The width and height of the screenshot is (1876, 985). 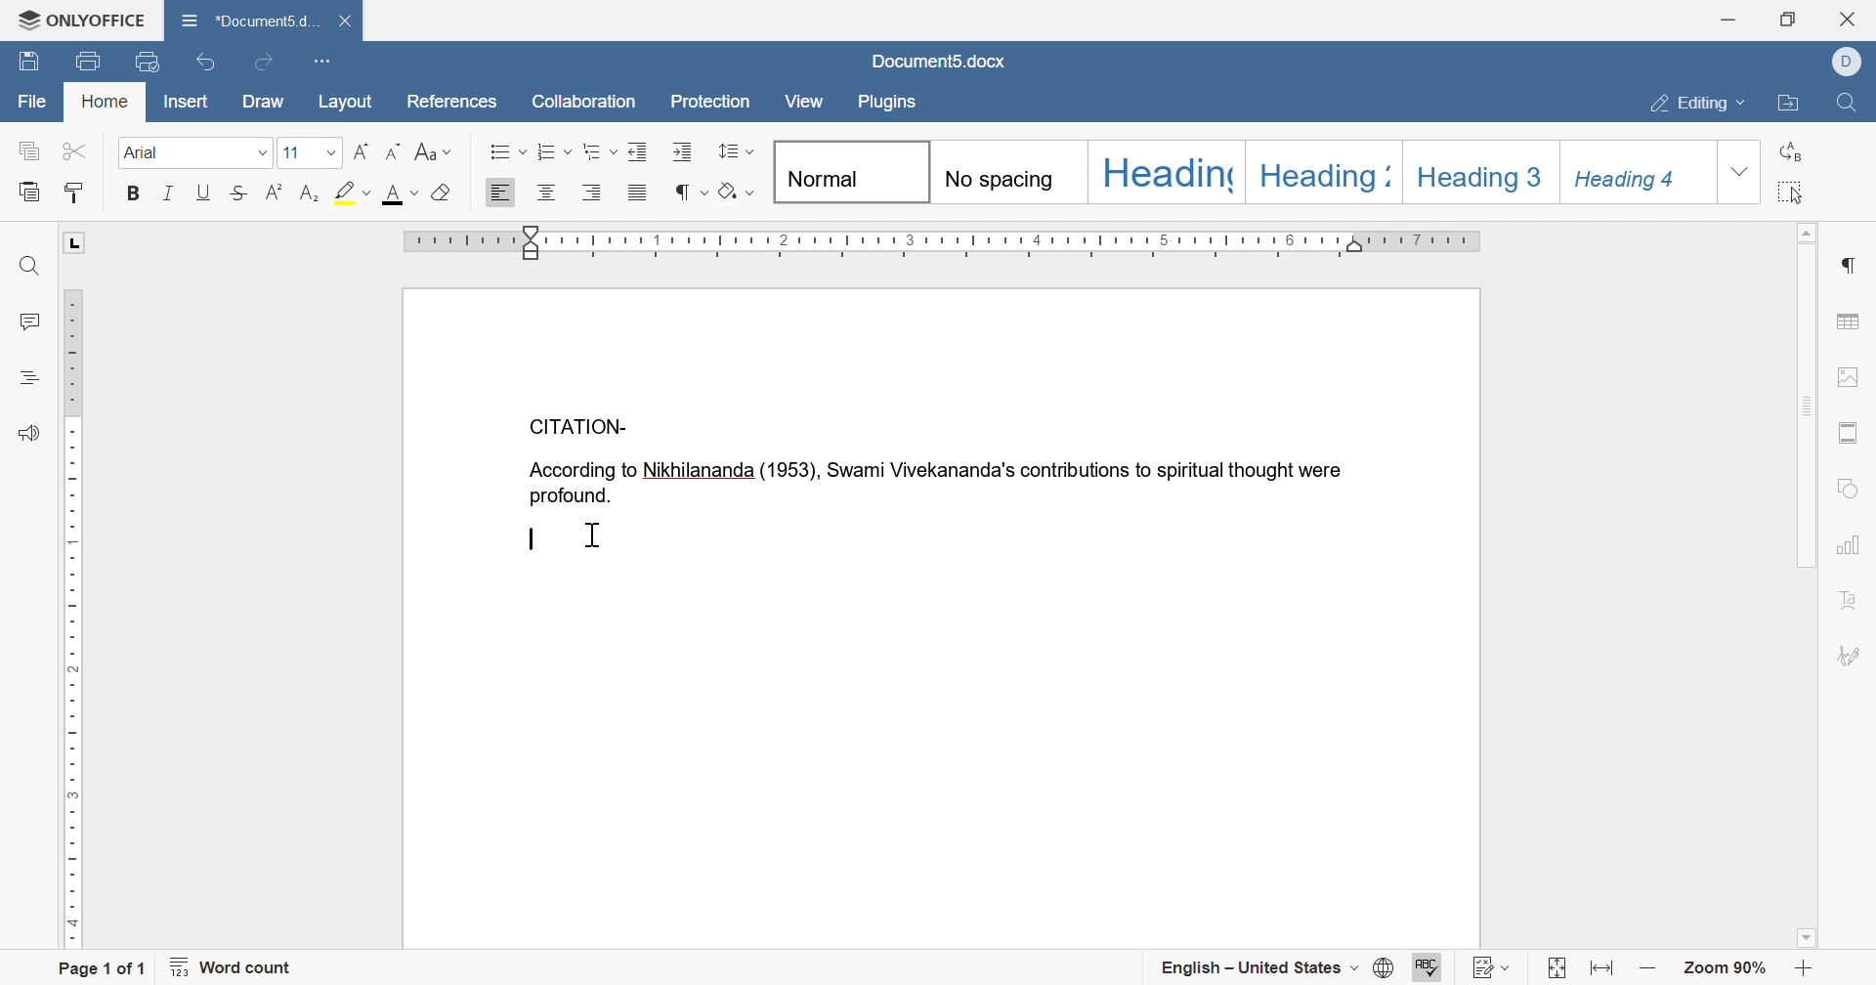 What do you see at coordinates (1851, 18) in the screenshot?
I see `close` at bounding box center [1851, 18].